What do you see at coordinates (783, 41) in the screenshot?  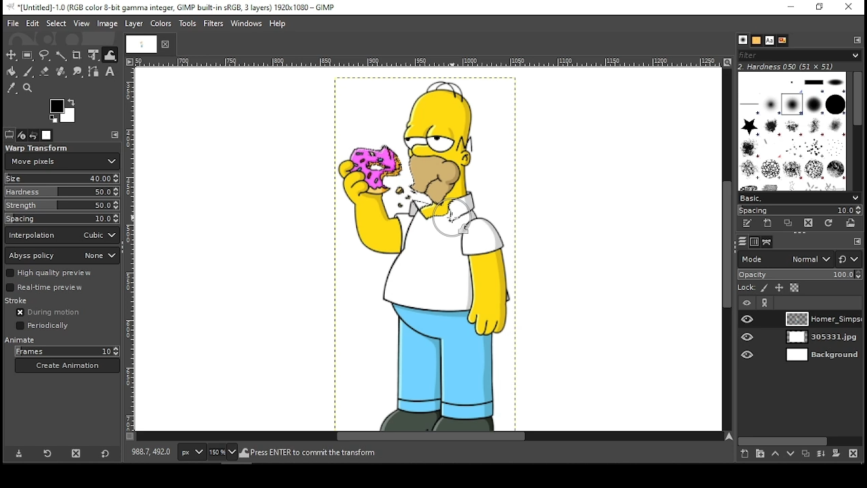 I see `document history` at bounding box center [783, 41].